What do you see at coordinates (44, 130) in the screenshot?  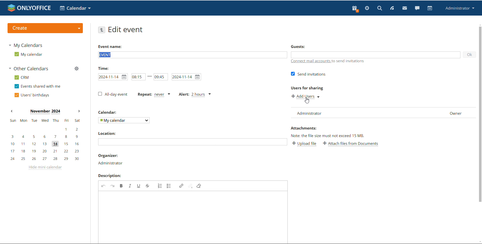 I see `1, 2` at bounding box center [44, 130].